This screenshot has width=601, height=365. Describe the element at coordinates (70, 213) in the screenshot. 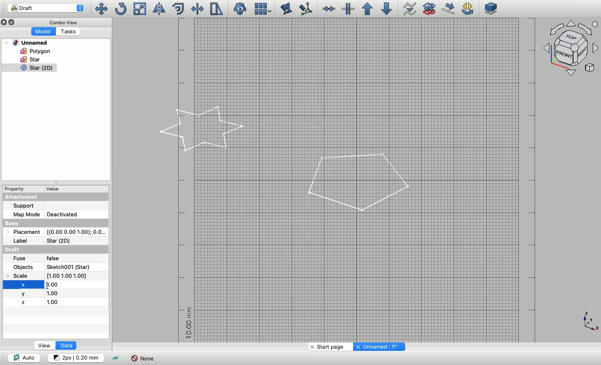

I see `Deactivated` at that location.